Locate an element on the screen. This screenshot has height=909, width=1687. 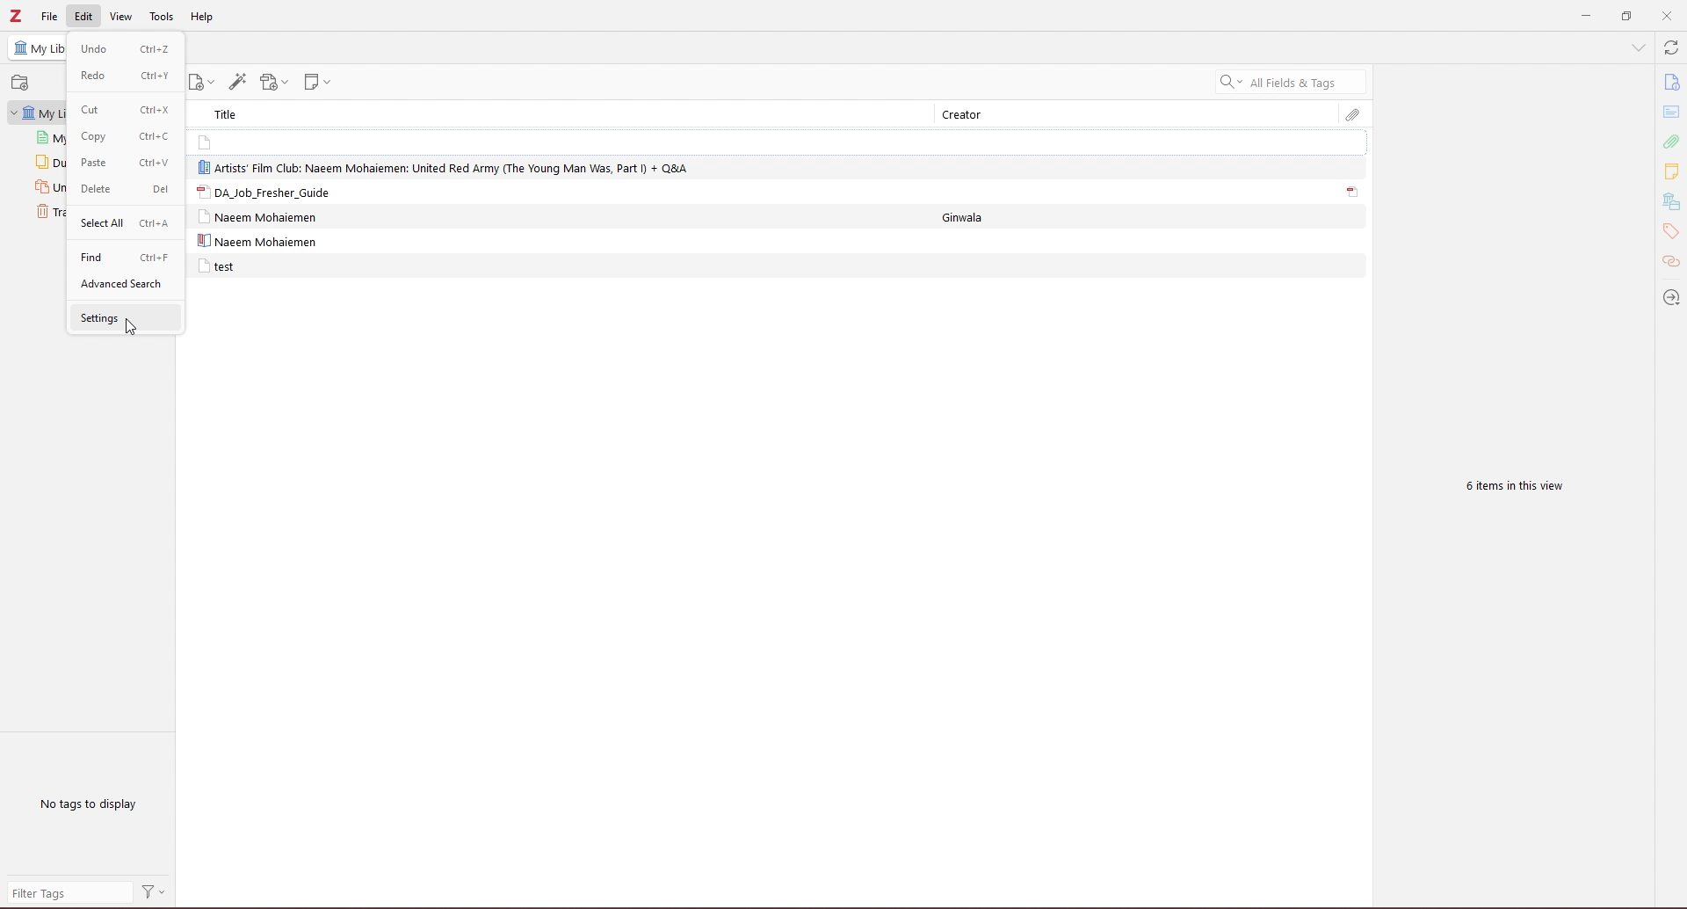
related is located at coordinates (1671, 263).